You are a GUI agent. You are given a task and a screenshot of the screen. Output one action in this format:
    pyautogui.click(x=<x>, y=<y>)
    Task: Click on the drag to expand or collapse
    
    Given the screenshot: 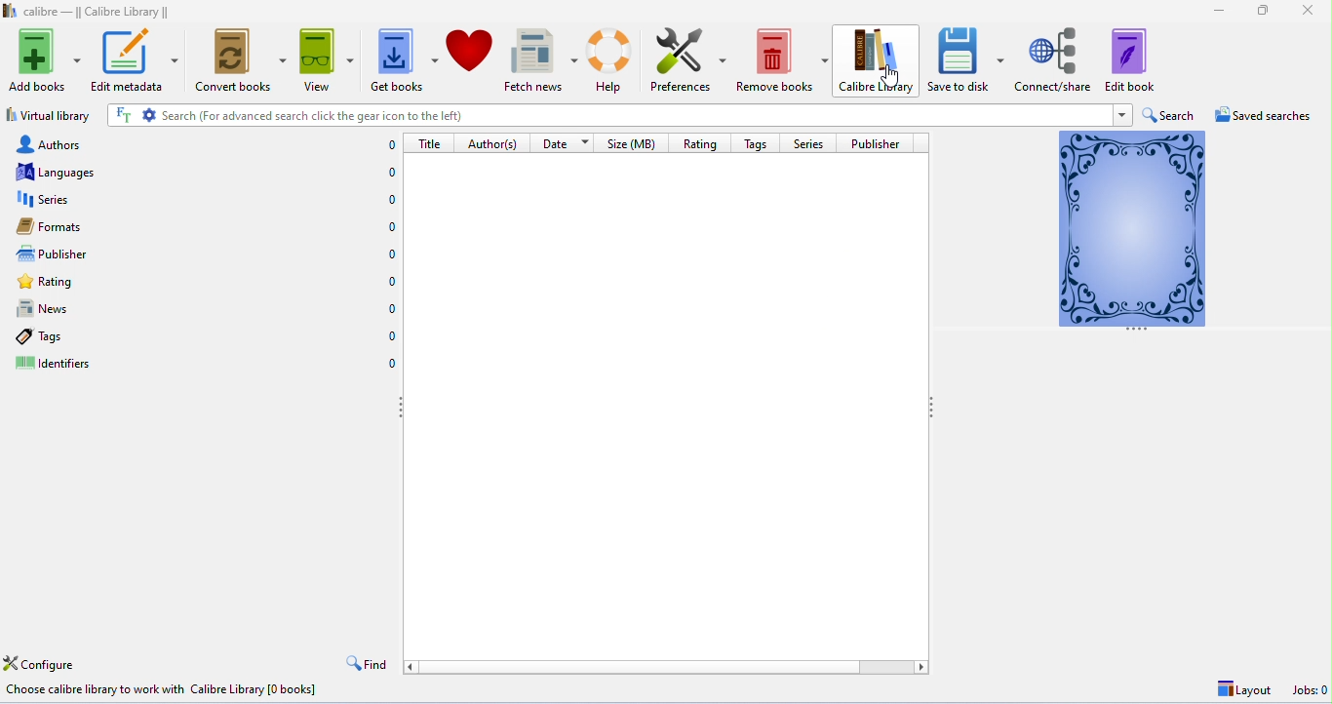 What is the action you would take?
    pyautogui.click(x=402, y=411)
    